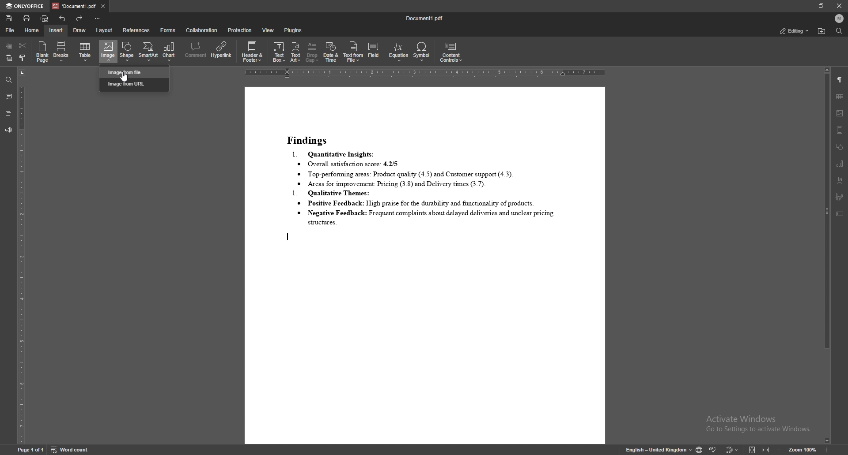 This screenshot has height=455, width=848. What do you see at coordinates (826, 255) in the screenshot?
I see `scroll bar` at bounding box center [826, 255].